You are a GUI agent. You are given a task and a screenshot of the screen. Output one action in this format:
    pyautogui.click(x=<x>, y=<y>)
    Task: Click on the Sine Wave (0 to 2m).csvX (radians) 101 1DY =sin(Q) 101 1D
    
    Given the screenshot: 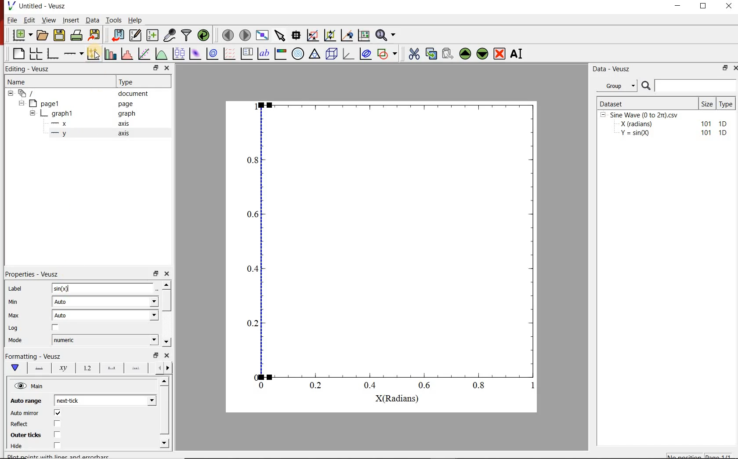 What is the action you would take?
    pyautogui.click(x=665, y=126)
    